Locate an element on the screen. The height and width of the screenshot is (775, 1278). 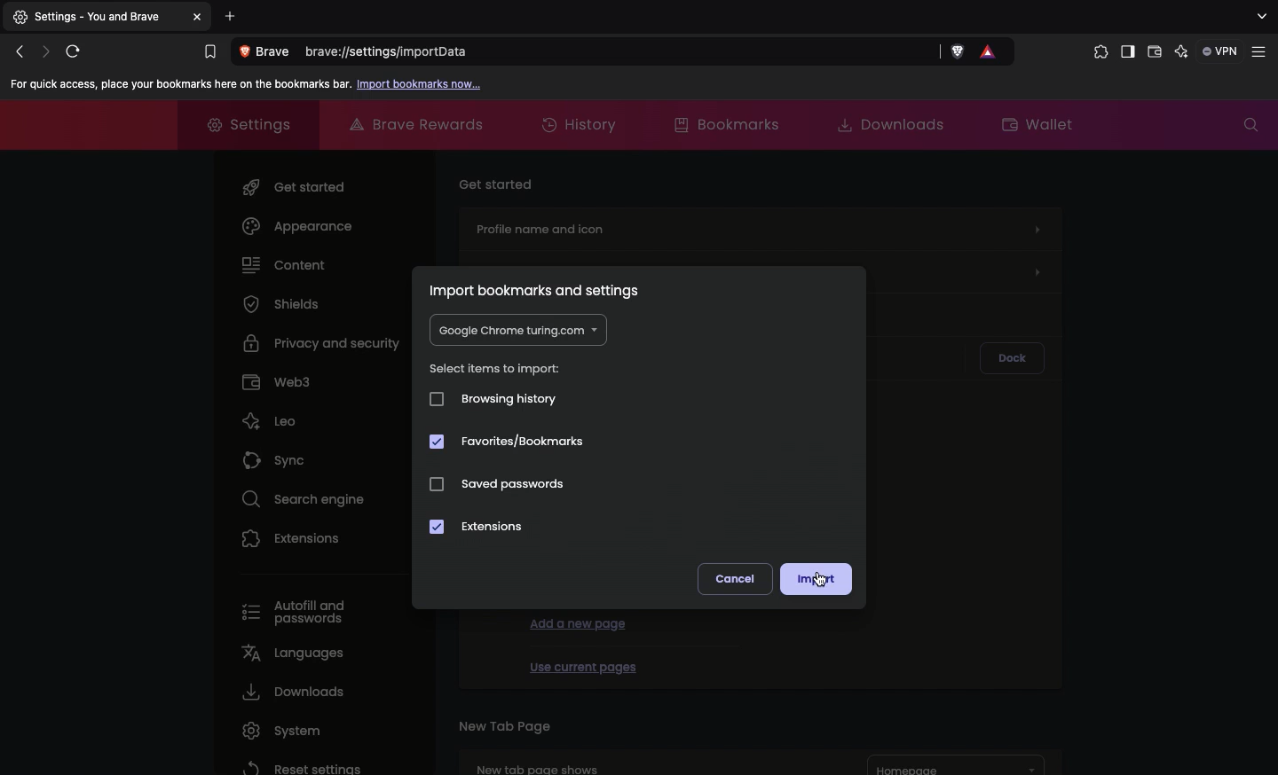
Click to go back, hold to see history is located at coordinates (19, 52).